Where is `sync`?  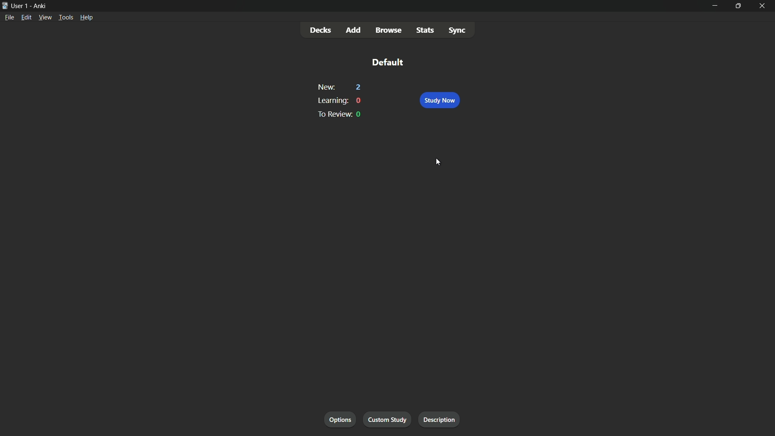 sync is located at coordinates (459, 31).